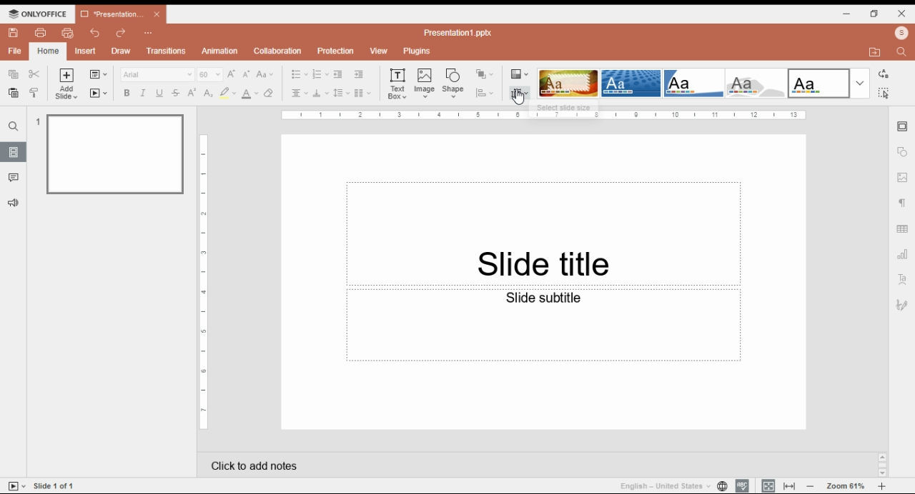 The width and height of the screenshot is (915, 494). What do you see at coordinates (902, 13) in the screenshot?
I see `close` at bounding box center [902, 13].